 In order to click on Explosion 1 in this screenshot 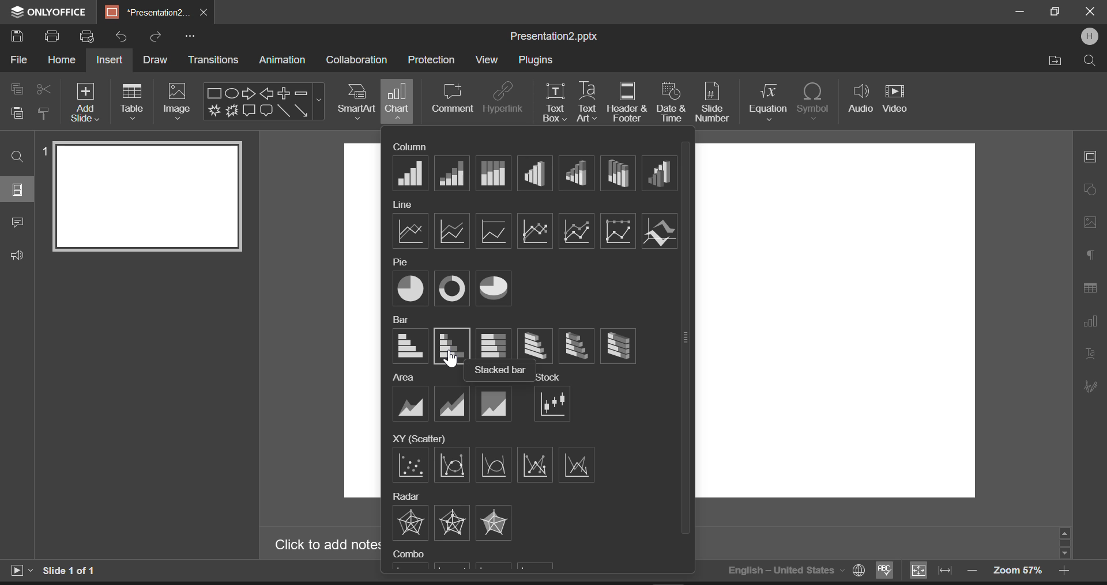, I will do `click(214, 111)`.